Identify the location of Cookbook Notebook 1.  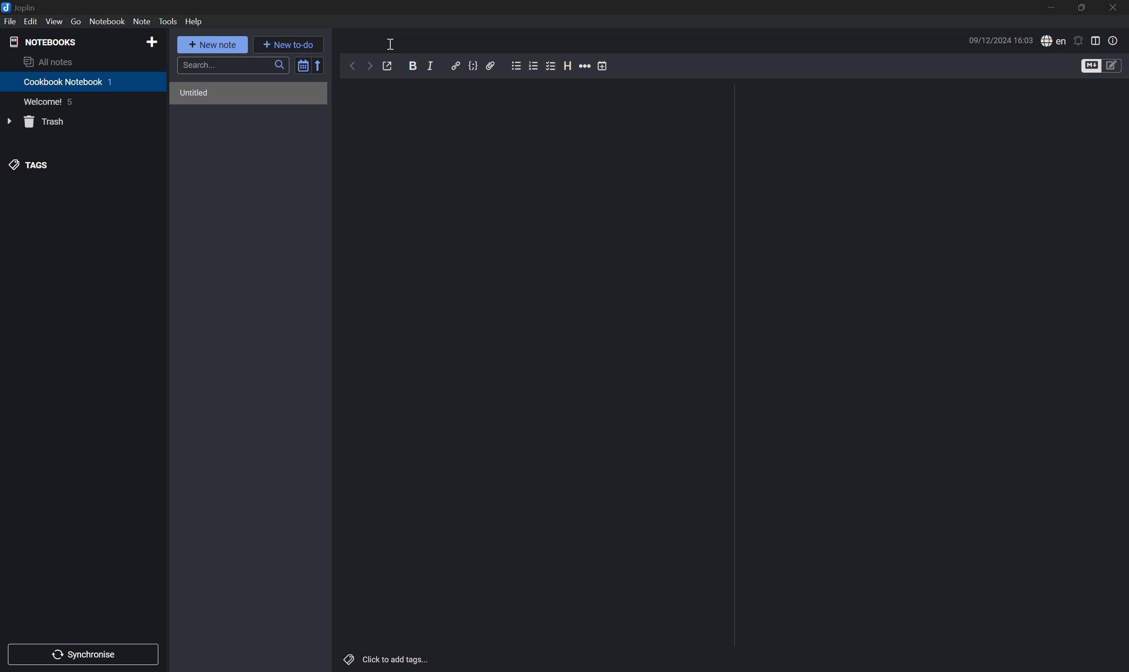
(68, 82).